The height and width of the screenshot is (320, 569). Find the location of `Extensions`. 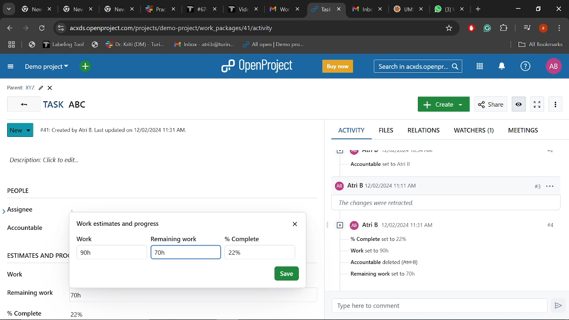

Extensions is located at coordinates (505, 28).